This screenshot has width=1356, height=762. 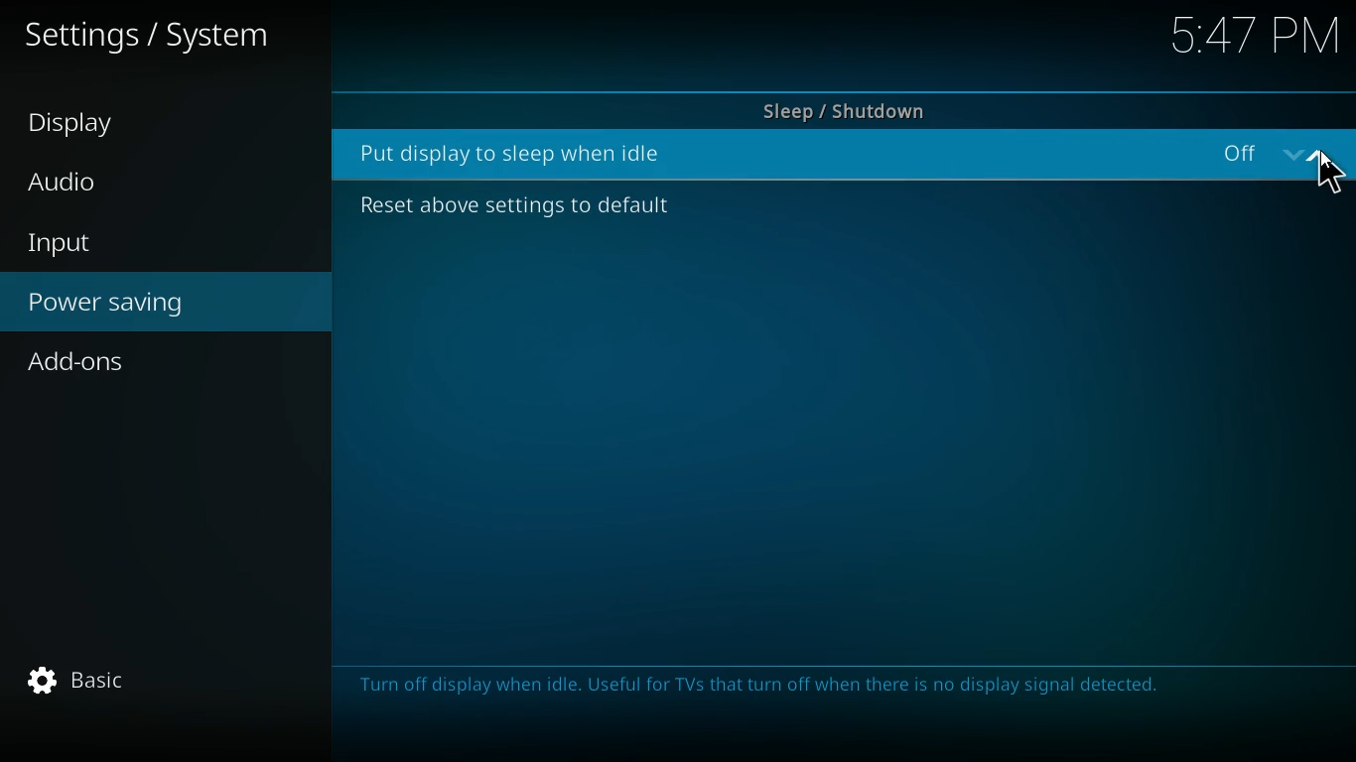 I want to click on time, so click(x=1251, y=39).